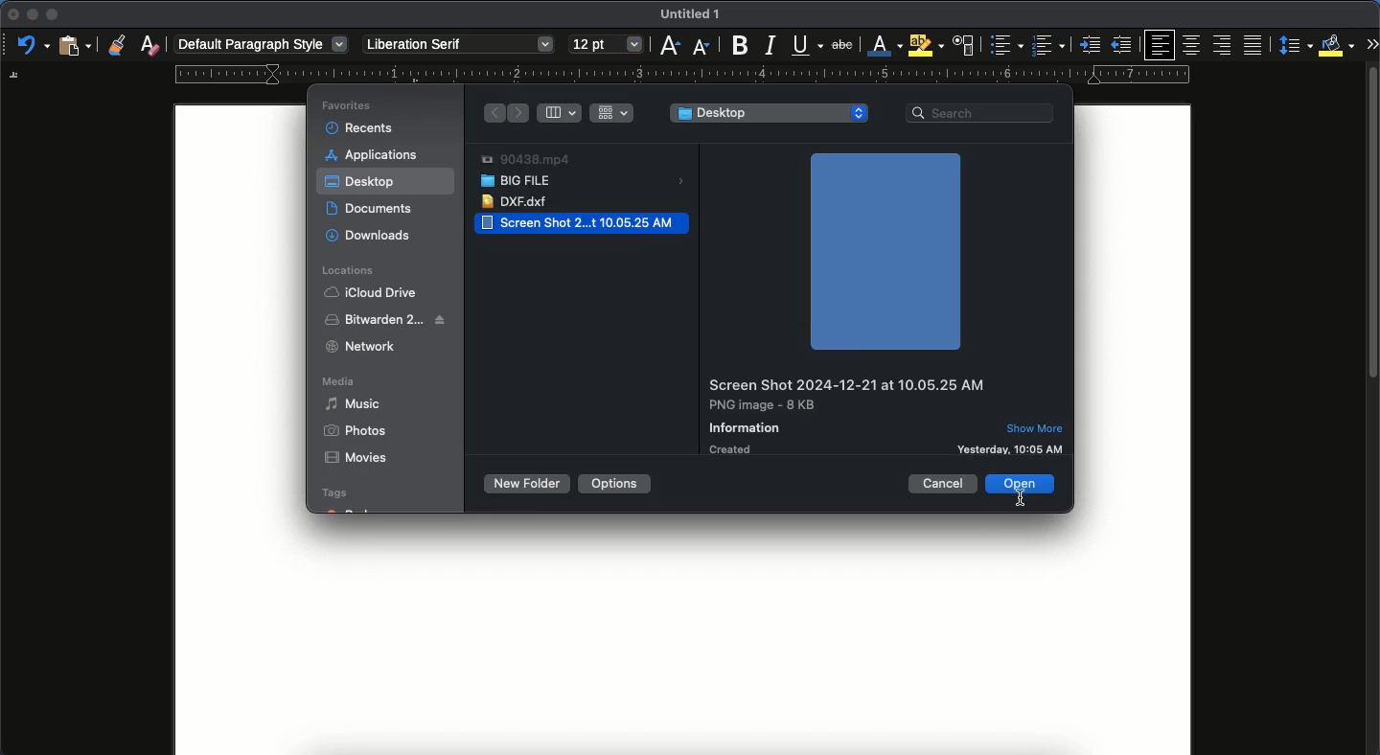  I want to click on right, so click(494, 113).